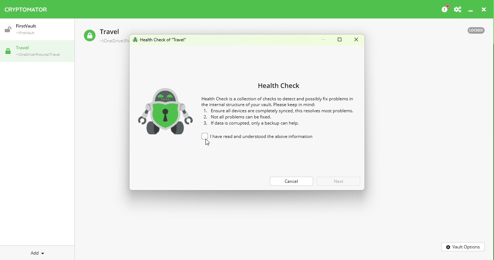 The width and height of the screenshot is (494, 260). What do you see at coordinates (355, 39) in the screenshot?
I see `Close` at bounding box center [355, 39].